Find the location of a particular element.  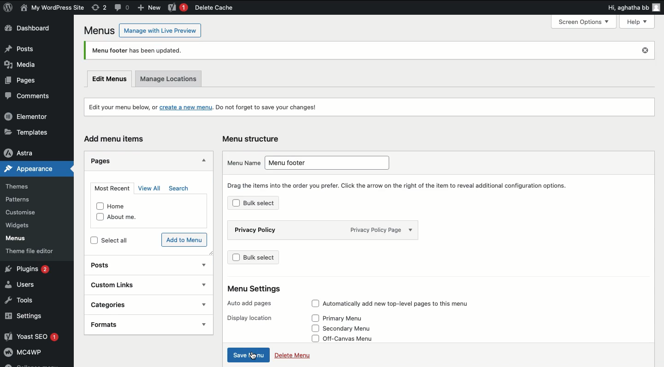

Menu footer has been updated. is located at coordinates (369, 50).